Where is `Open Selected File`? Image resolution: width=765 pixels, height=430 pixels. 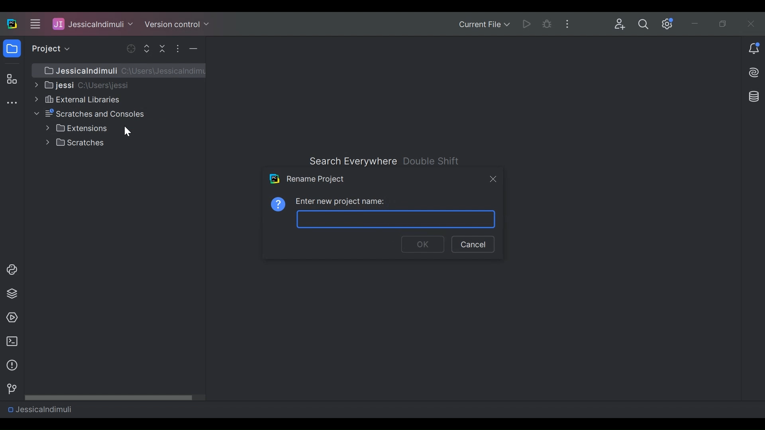
Open Selected File is located at coordinates (132, 49).